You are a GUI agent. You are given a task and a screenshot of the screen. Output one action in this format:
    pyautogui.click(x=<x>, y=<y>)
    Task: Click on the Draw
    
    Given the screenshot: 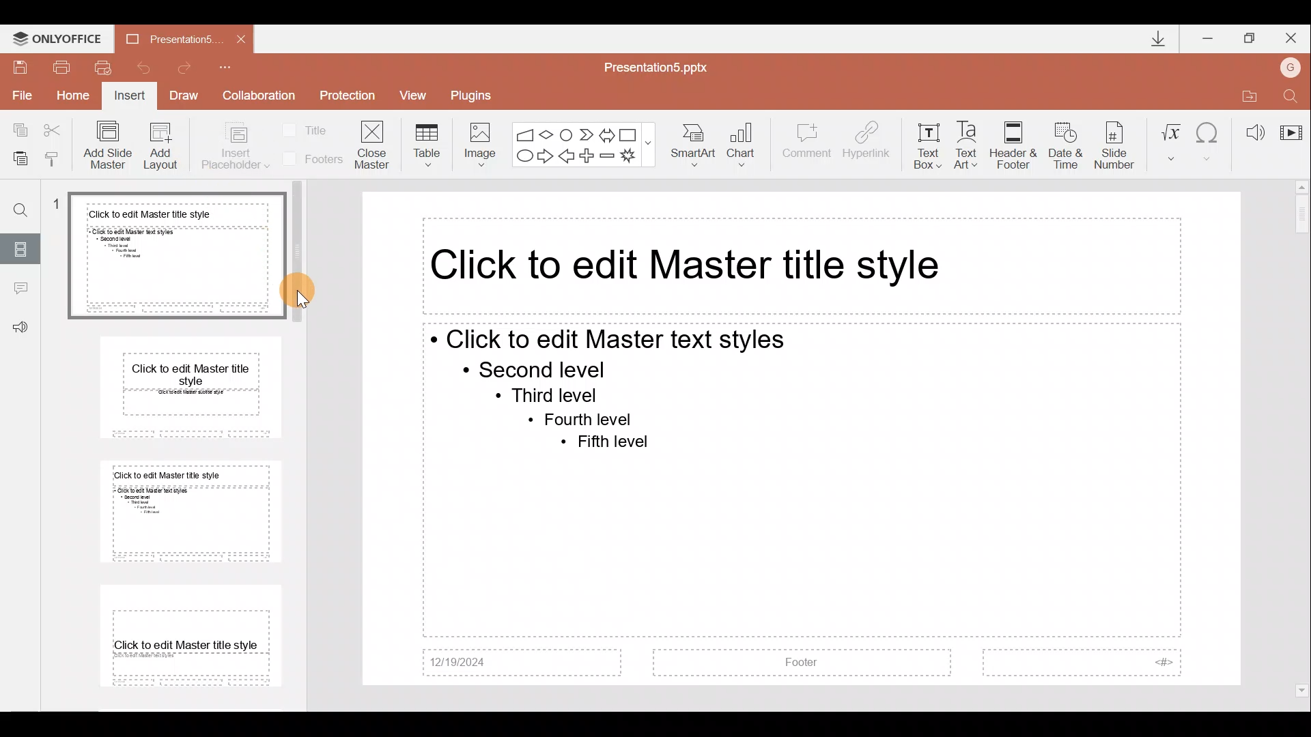 What is the action you would take?
    pyautogui.click(x=188, y=97)
    